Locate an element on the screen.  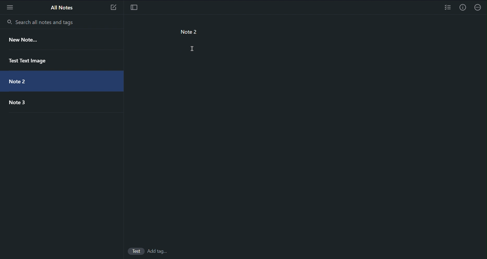
More is located at coordinates (479, 7).